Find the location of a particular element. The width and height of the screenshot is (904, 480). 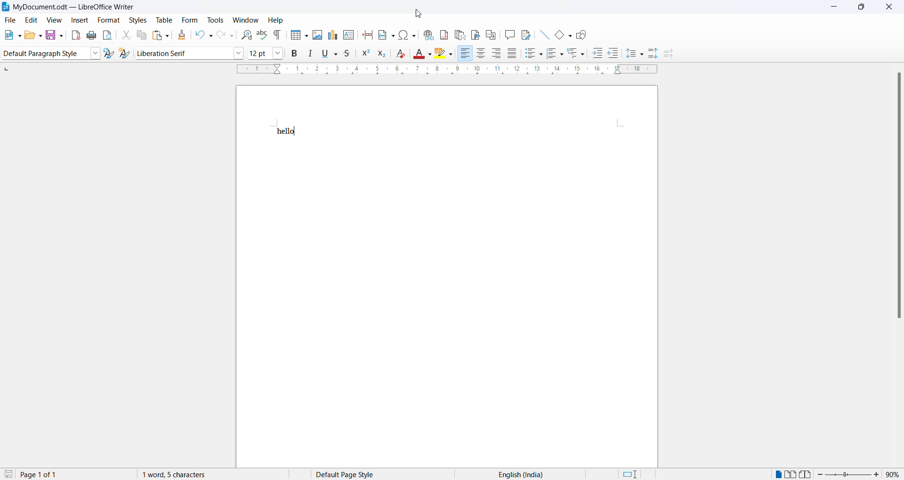

Font size options is located at coordinates (279, 54).